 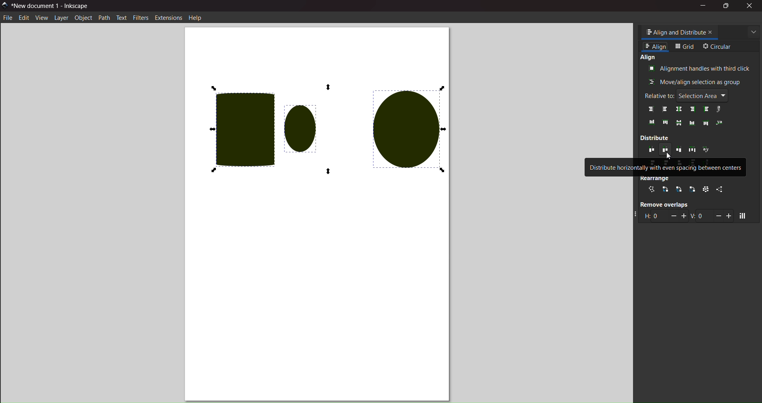 What do you see at coordinates (23, 18) in the screenshot?
I see `edit` at bounding box center [23, 18].